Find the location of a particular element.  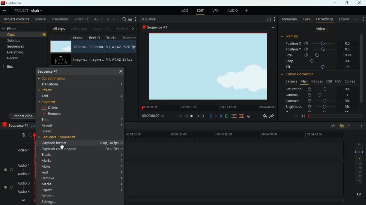

edit is located at coordinates (200, 11).